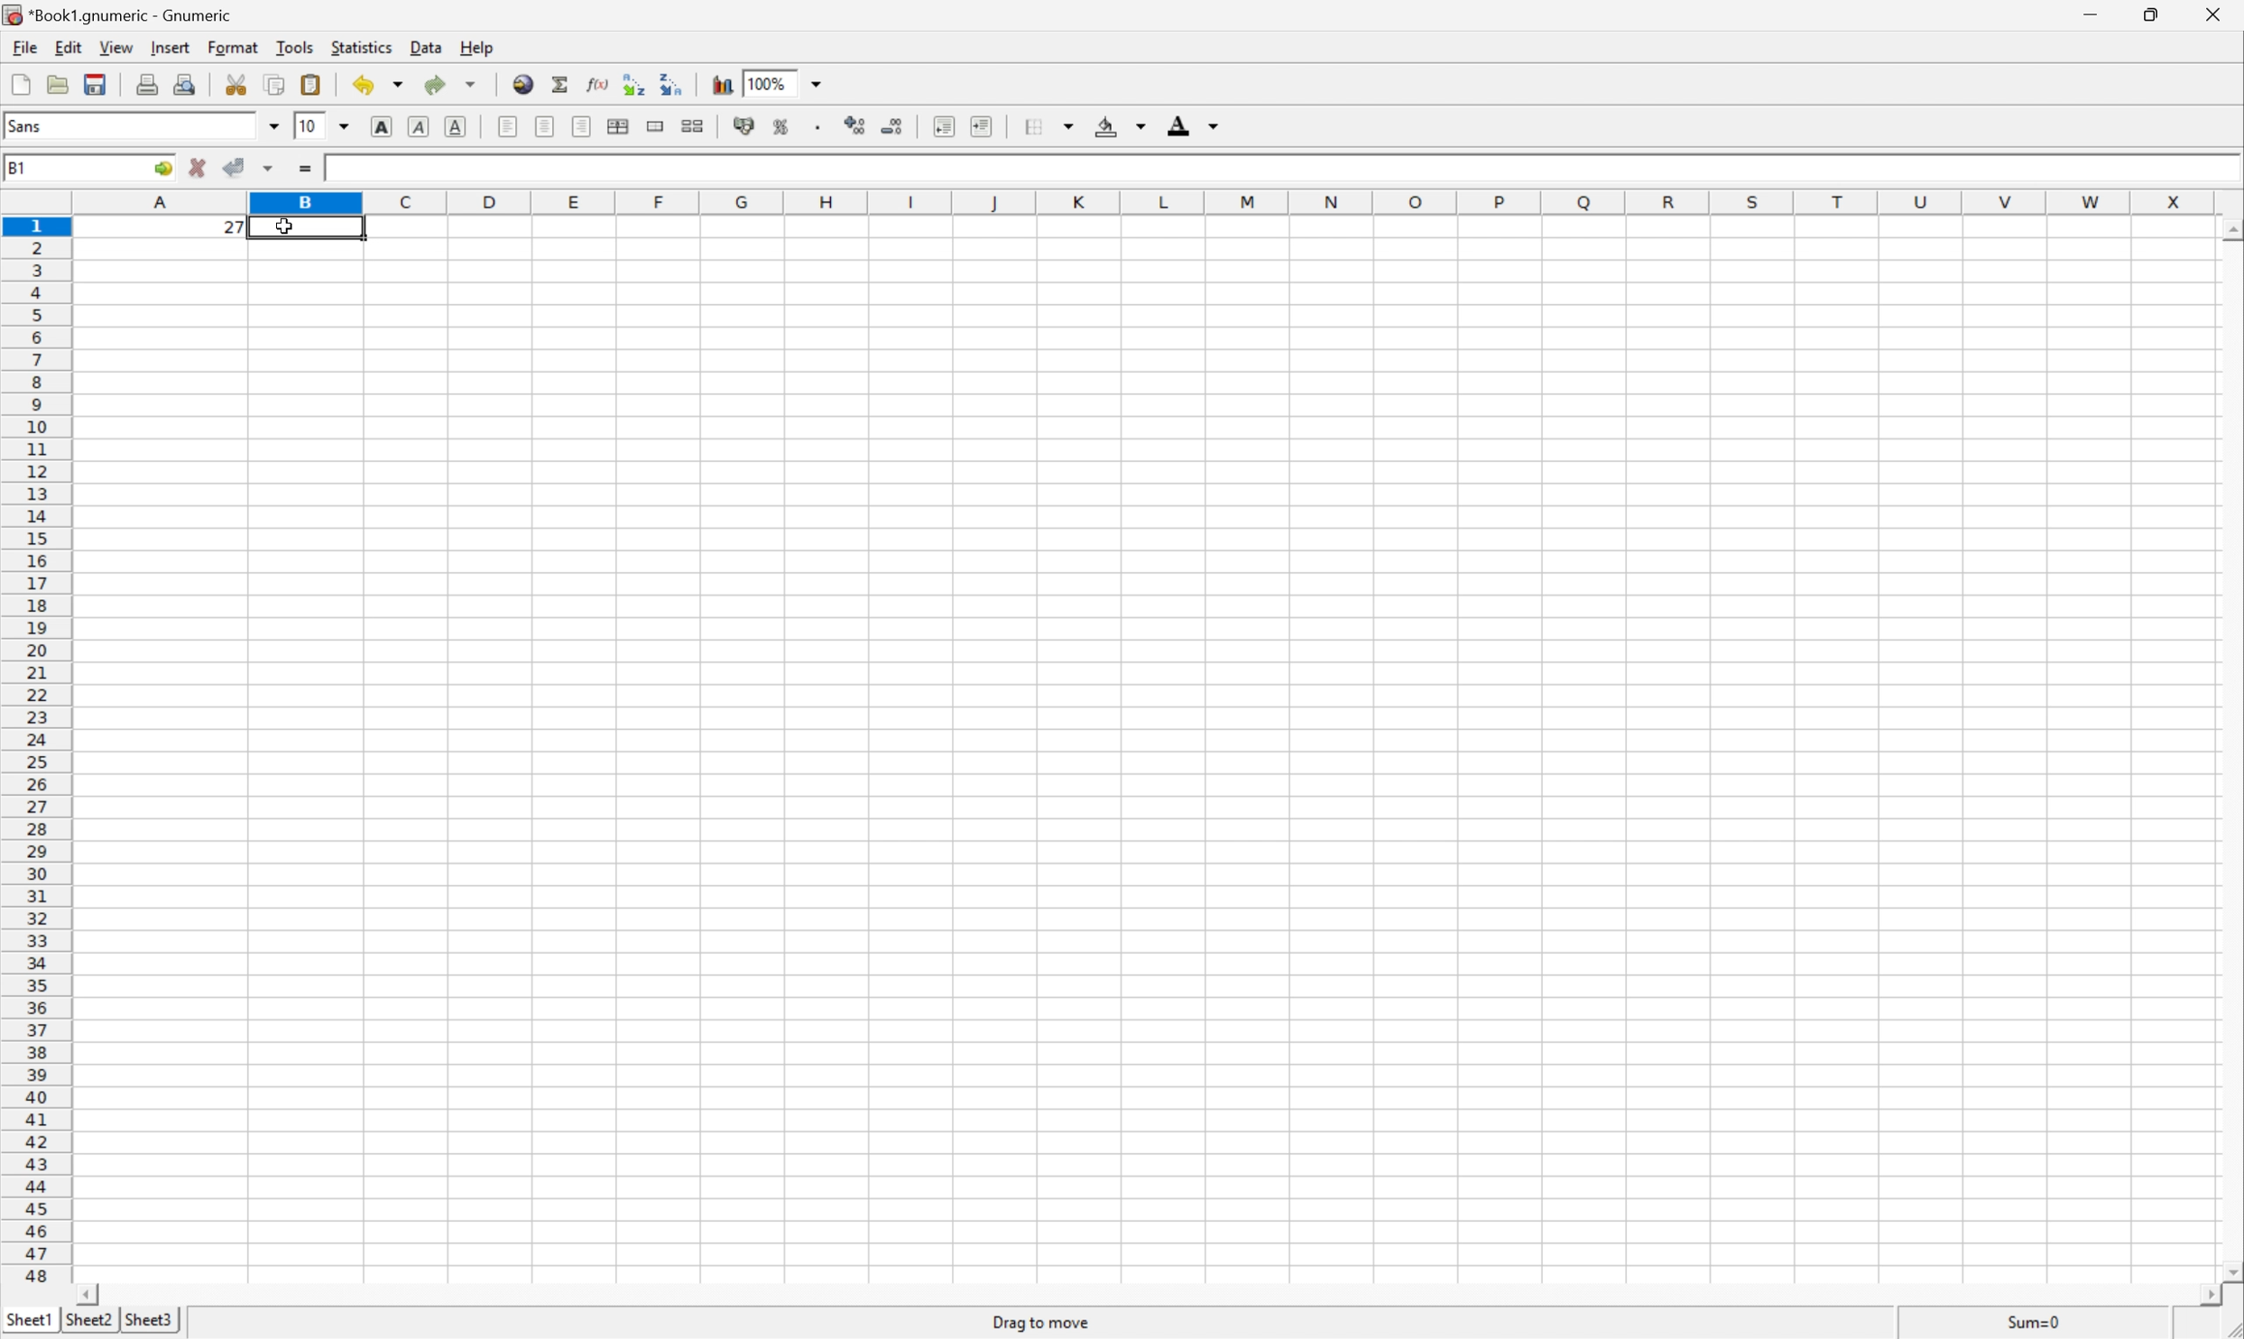  Describe the element at coordinates (743, 125) in the screenshot. I see `Format the selection as accounting` at that location.